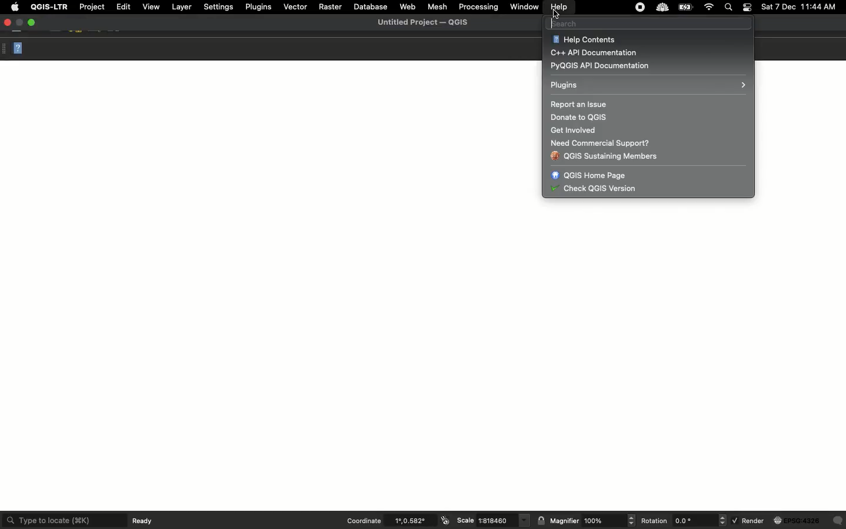 The width and height of the screenshot is (846, 529). What do you see at coordinates (584, 40) in the screenshot?
I see `Help contents` at bounding box center [584, 40].